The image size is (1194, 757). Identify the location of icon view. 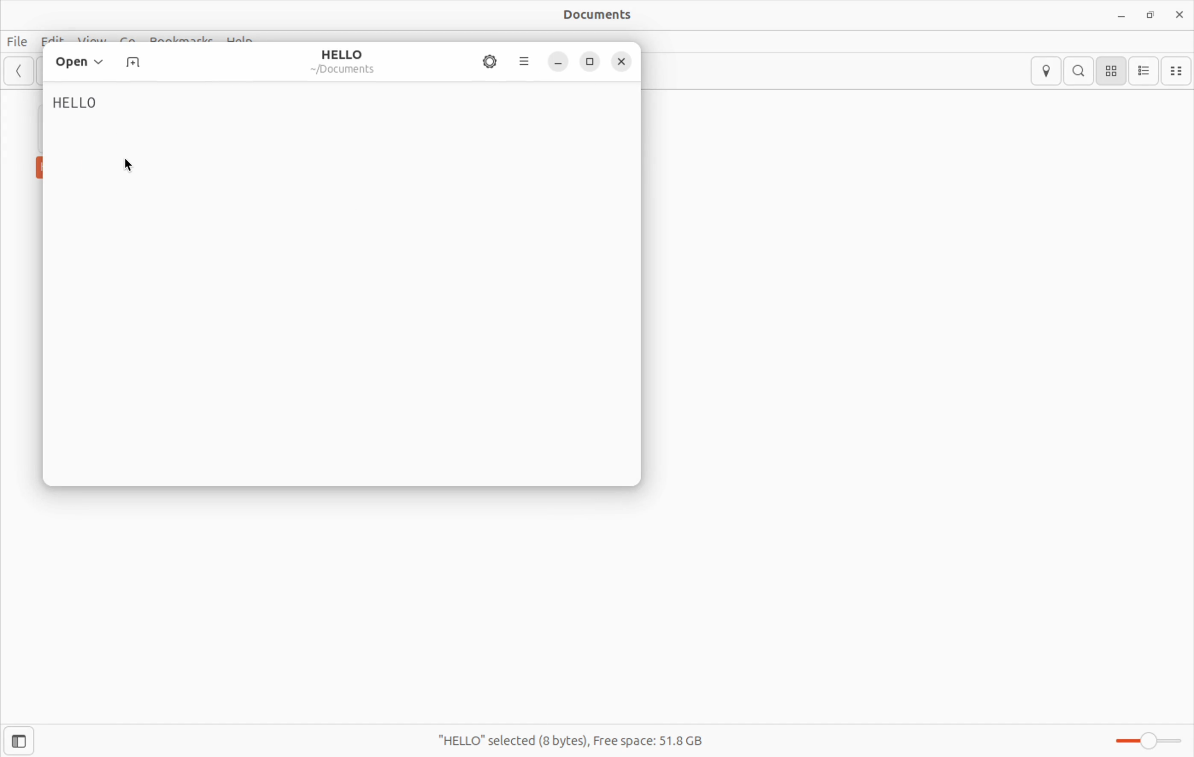
(1113, 71).